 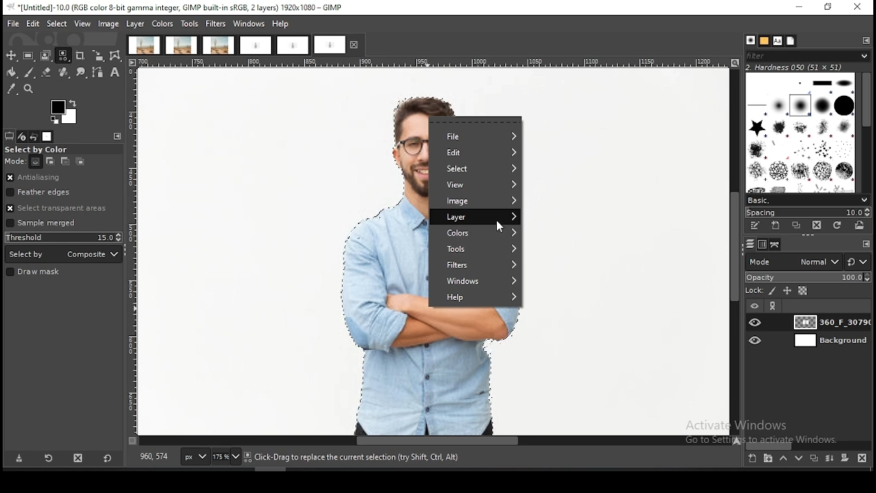 I want to click on brushes, so click(x=801, y=132).